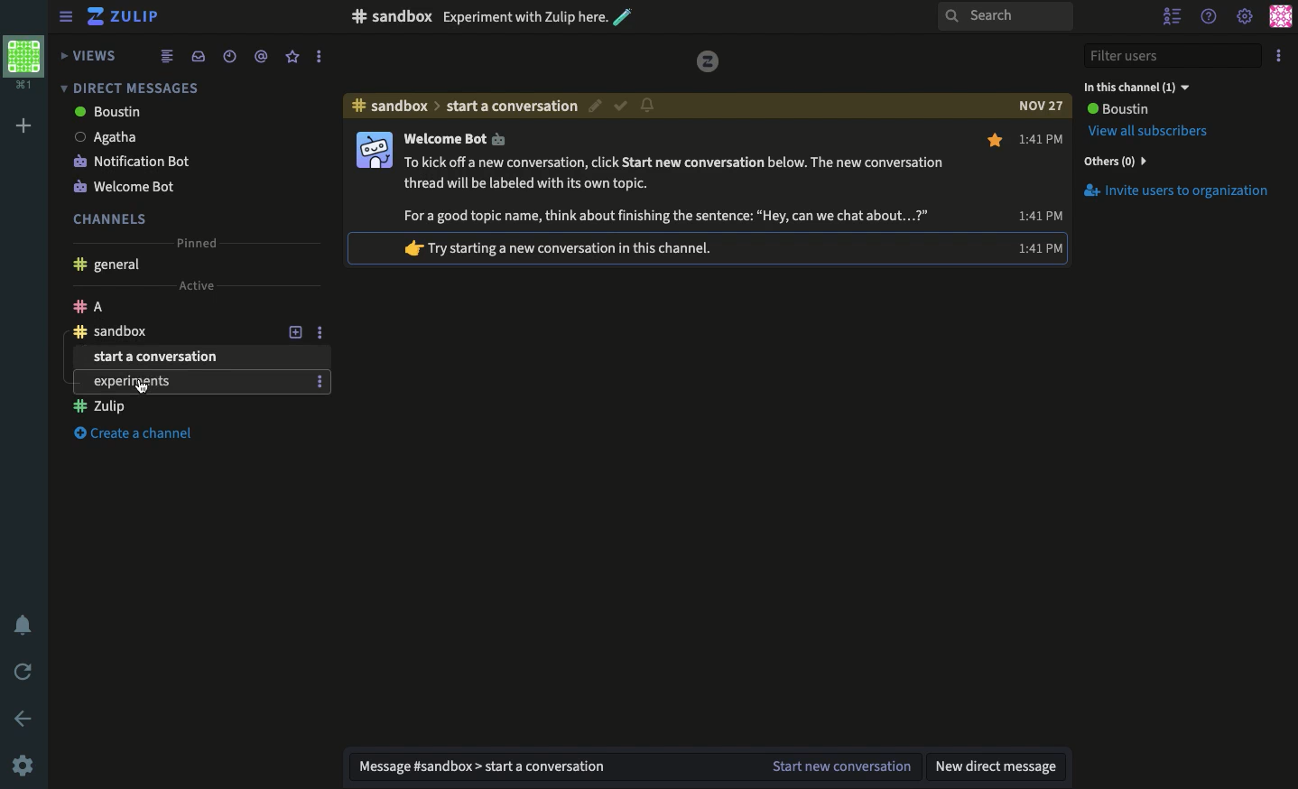  What do you see at coordinates (143, 385) in the screenshot?
I see `Click` at bounding box center [143, 385].